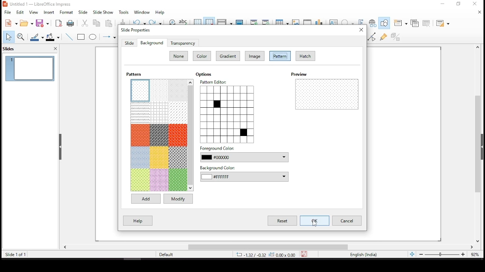 The image size is (485, 272). I want to click on color, so click(201, 56).